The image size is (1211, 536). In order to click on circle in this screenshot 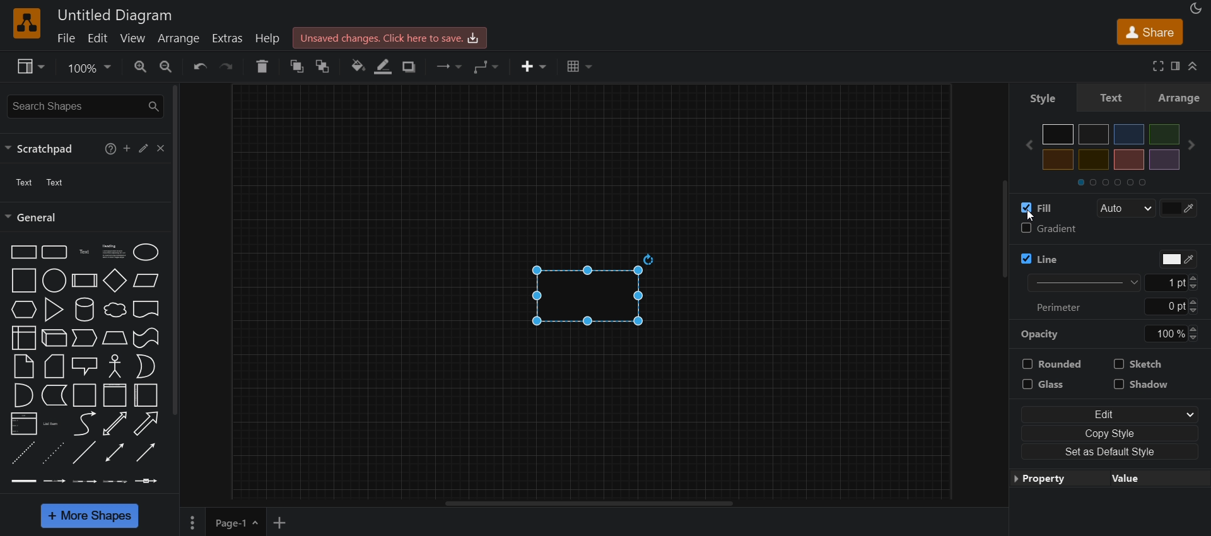, I will do `click(54, 281)`.